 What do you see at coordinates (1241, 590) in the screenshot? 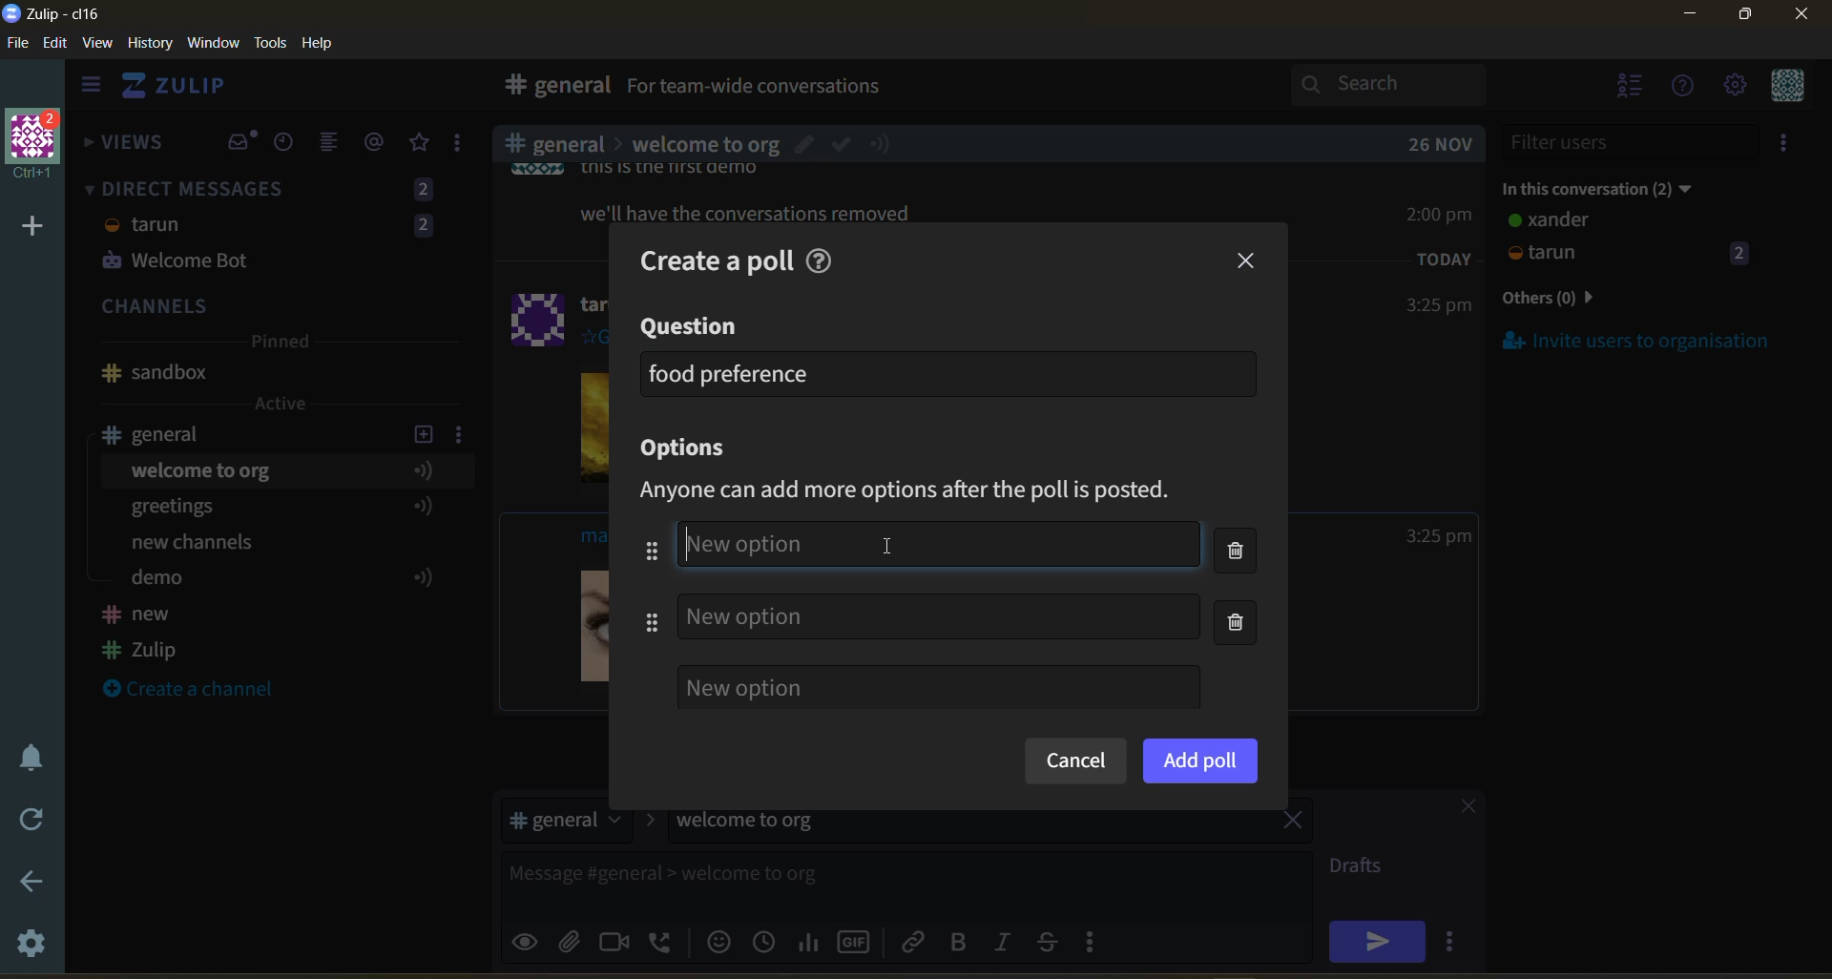
I see `delete` at bounding box center [1241, 590].